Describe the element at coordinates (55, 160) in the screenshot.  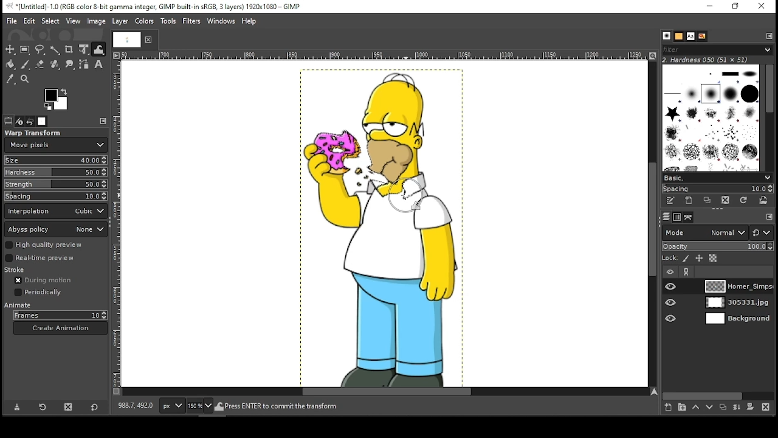
I see `size` at that location.